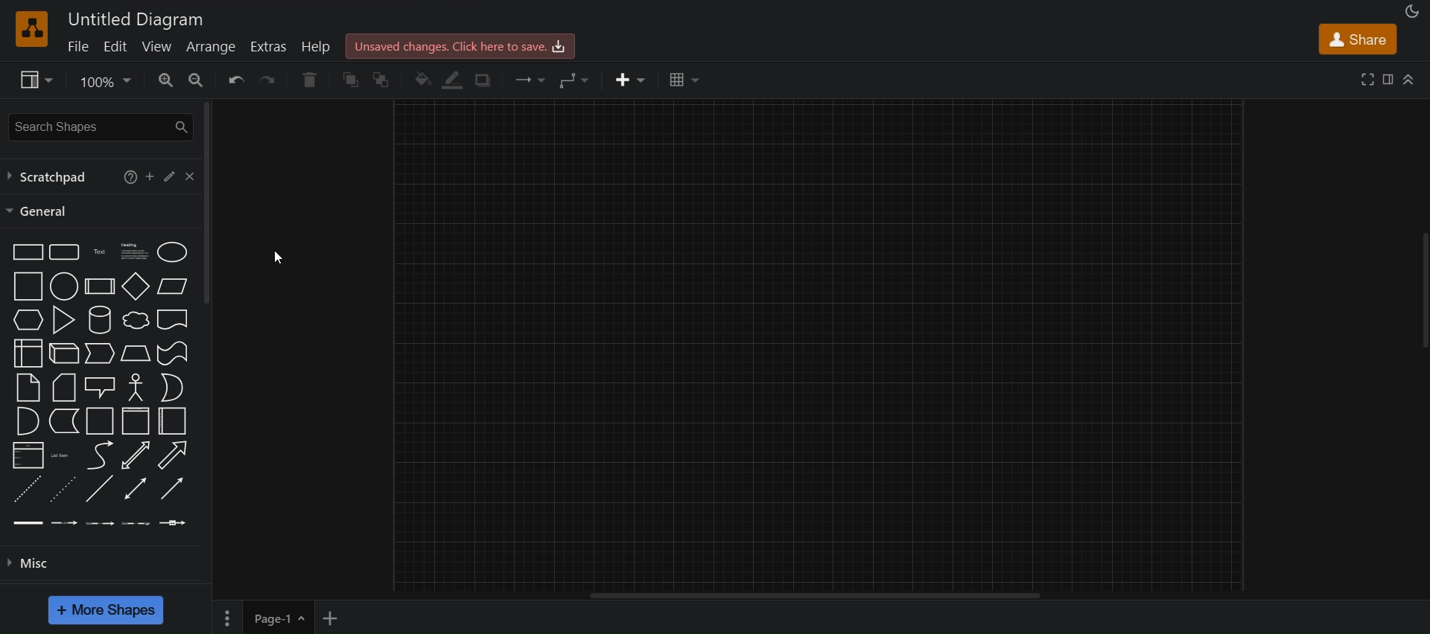  What do you see at coordinates (529, 80) in the screenshot?
I see `connection` at bounding box center [529, 80].